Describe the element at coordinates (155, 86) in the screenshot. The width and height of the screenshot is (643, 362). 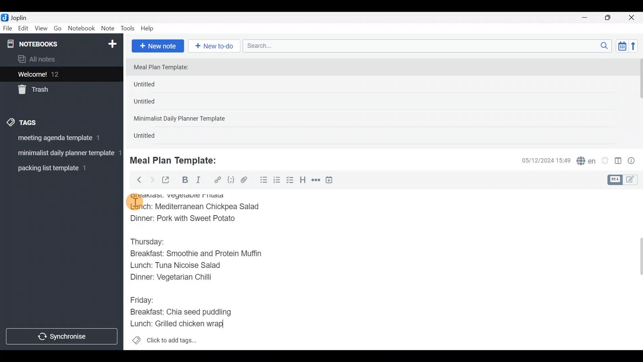
I see `Untitled` at that location.